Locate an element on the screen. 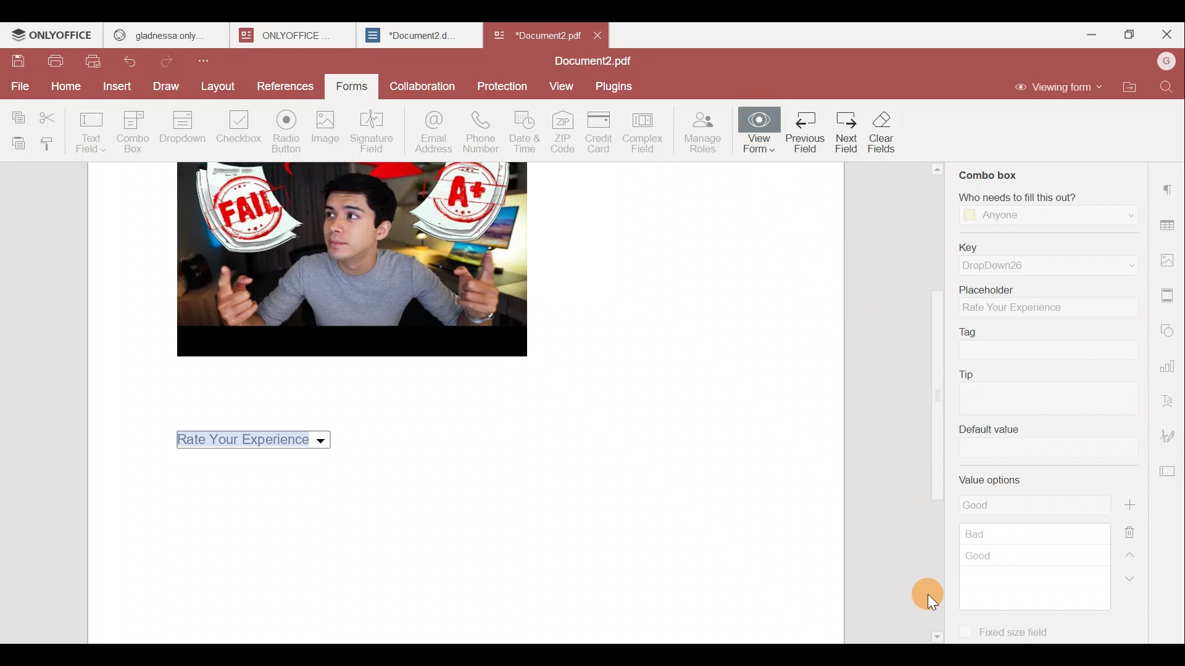  Table settings is located at coordinates (1171, 225).